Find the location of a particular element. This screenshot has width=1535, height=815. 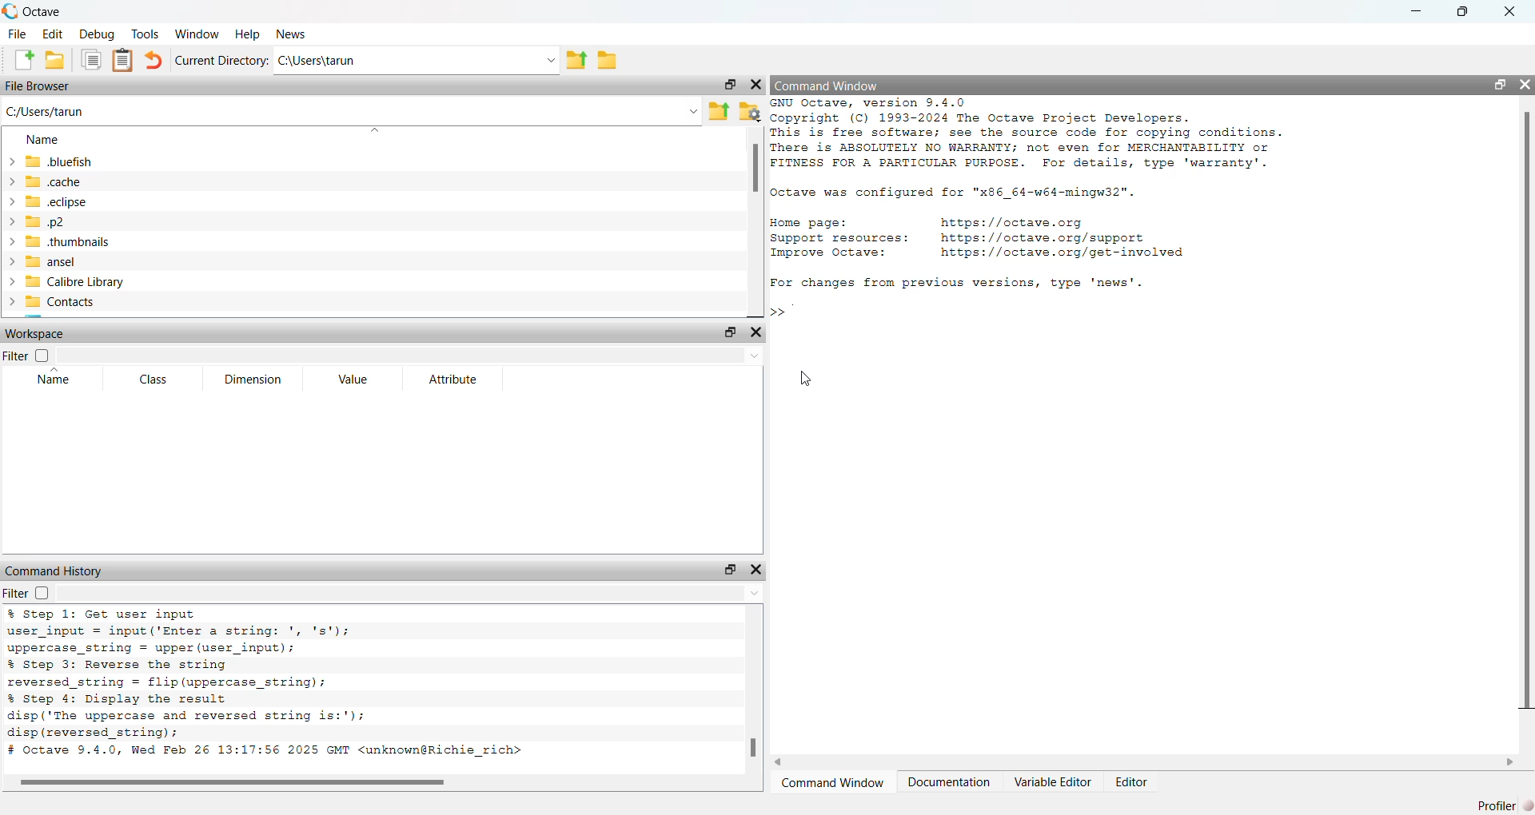

code to display the result is located at coordinates (193, 716).